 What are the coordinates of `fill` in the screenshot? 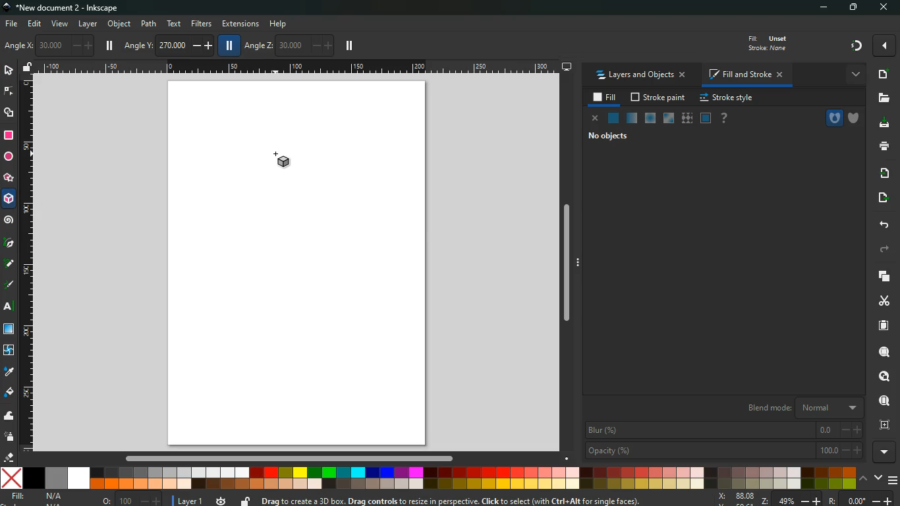 It's located at (605, 98).